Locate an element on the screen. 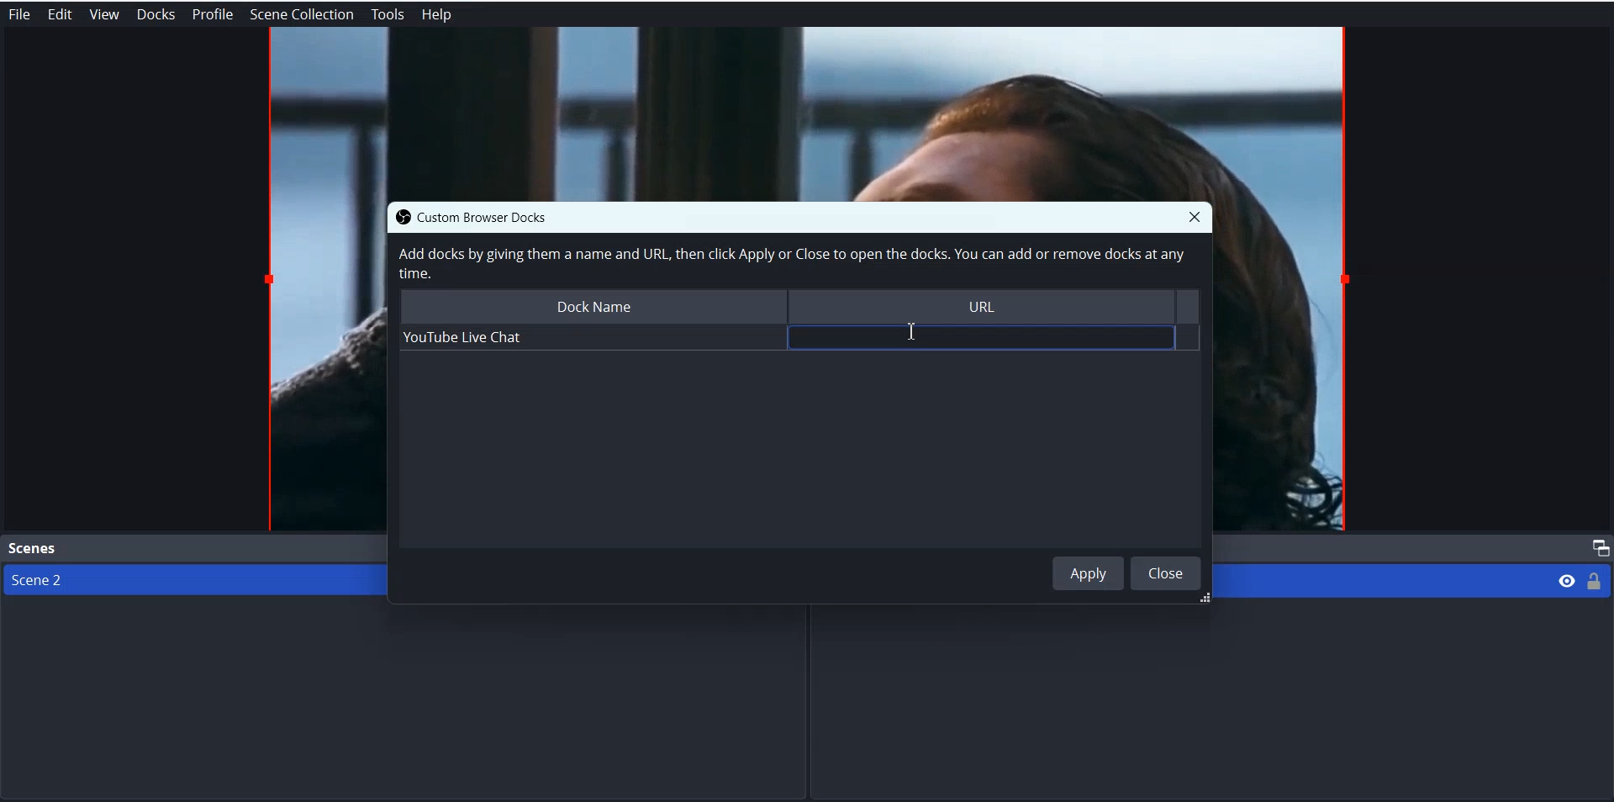  File Preview window is located at coordinates (807, 113).